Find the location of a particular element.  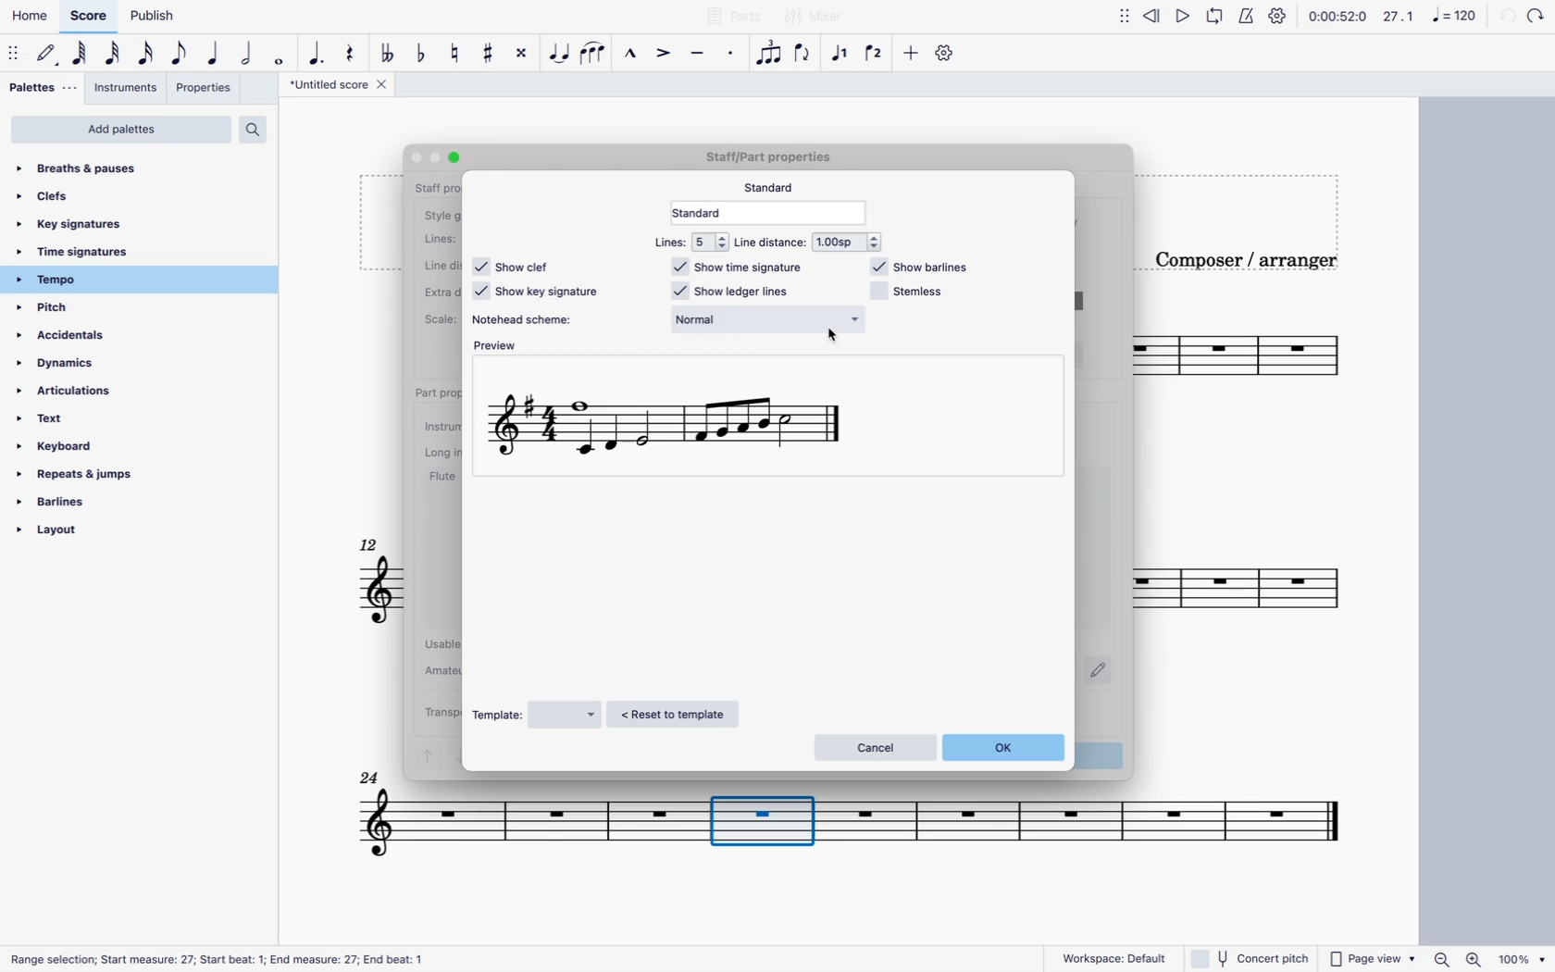

zoom is located at coordinates (1488, 957).